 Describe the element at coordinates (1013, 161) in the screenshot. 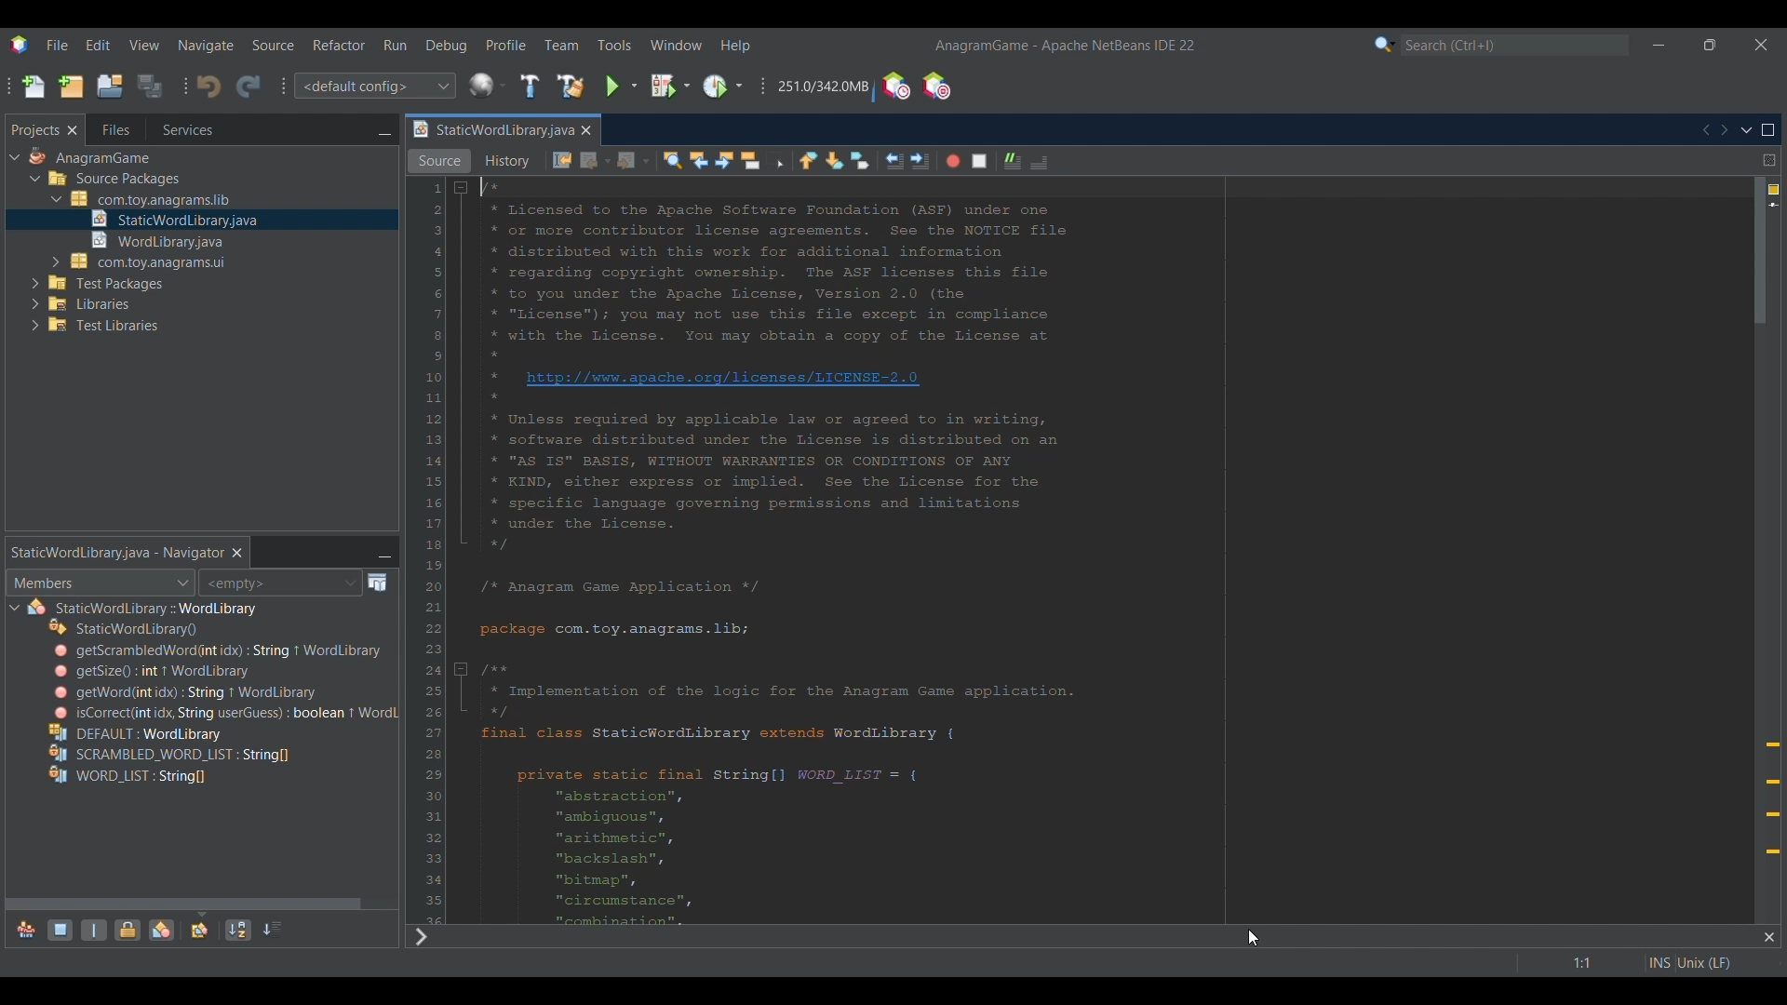

I see `Comment` at that location.